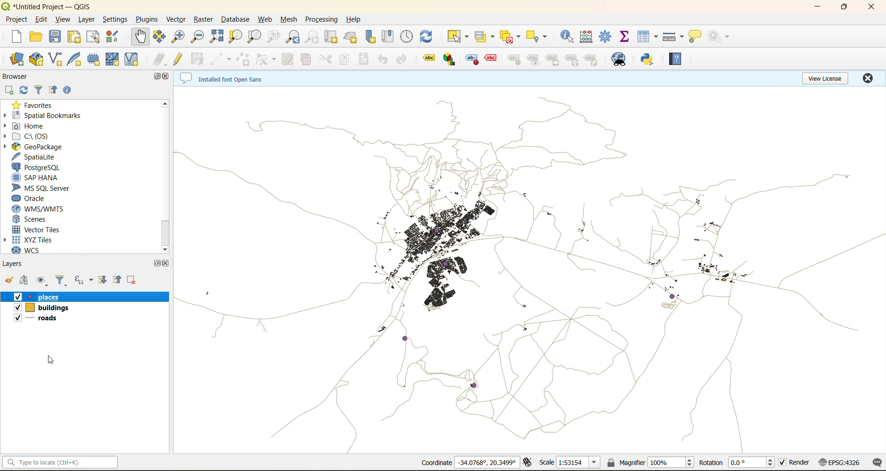 The height and width of the screenshot is (471, 886). What do you see at coordinates (8, 91) in the screenshot?
I see `add` at bounding box center [8, 91].